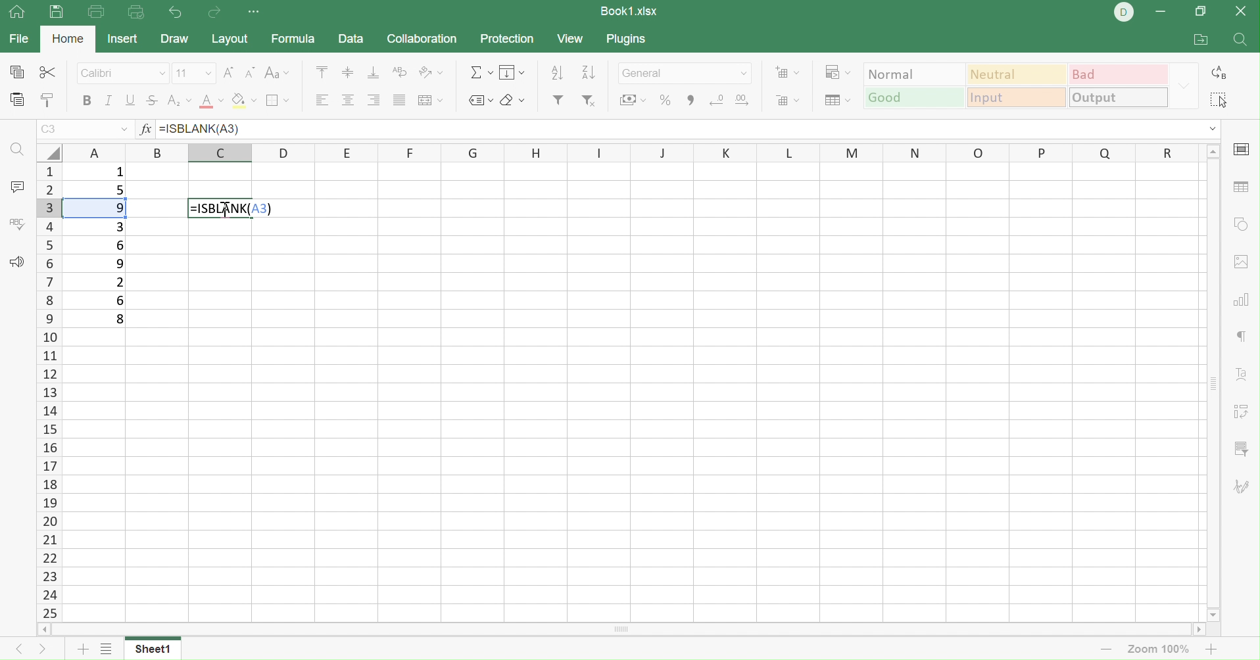 This screenshot has width=1260, height=660. Describe the element at coordinates (16, 189) in the screenshot. I see `Comments` at that location.